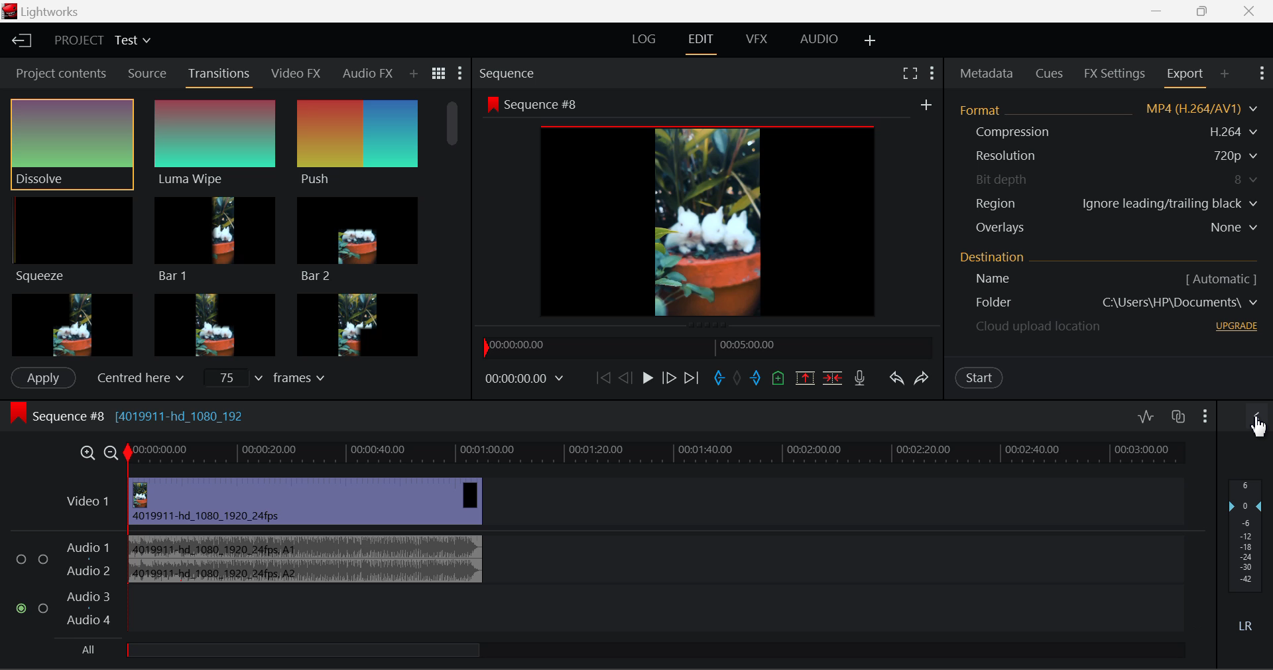  Describe the element at coordinates (101, 39) in the screenshot. I see `Project Title` at that location.